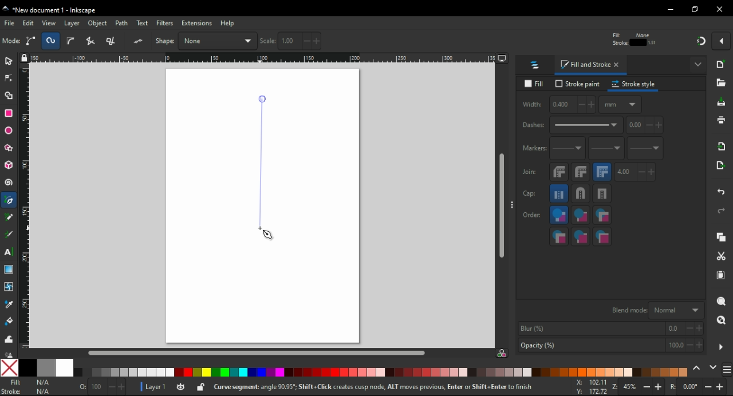 Image resolution: width=733 pixels, height=396 pixels. What do you see at coordinates (9, 270) in the screenshot?
I see `gradient` at bounding box center [9, 270].